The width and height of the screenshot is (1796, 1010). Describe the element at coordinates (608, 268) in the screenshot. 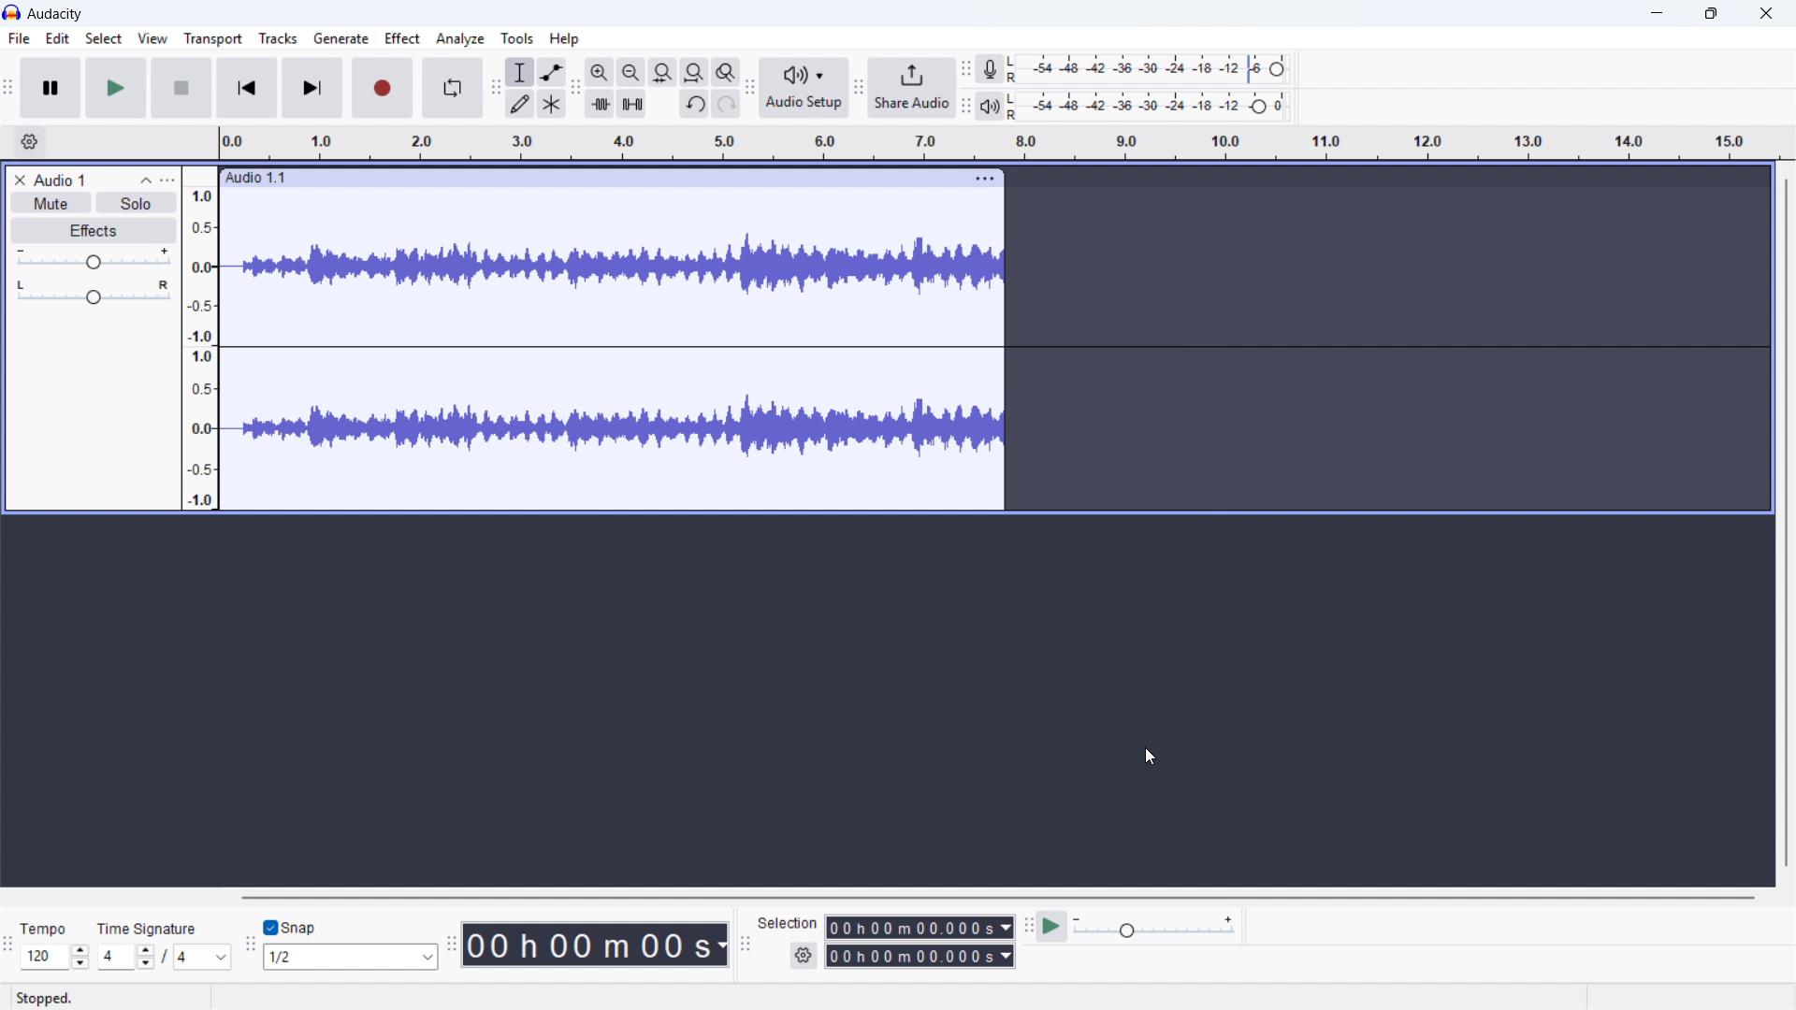

I see `Track waveform` at that location.